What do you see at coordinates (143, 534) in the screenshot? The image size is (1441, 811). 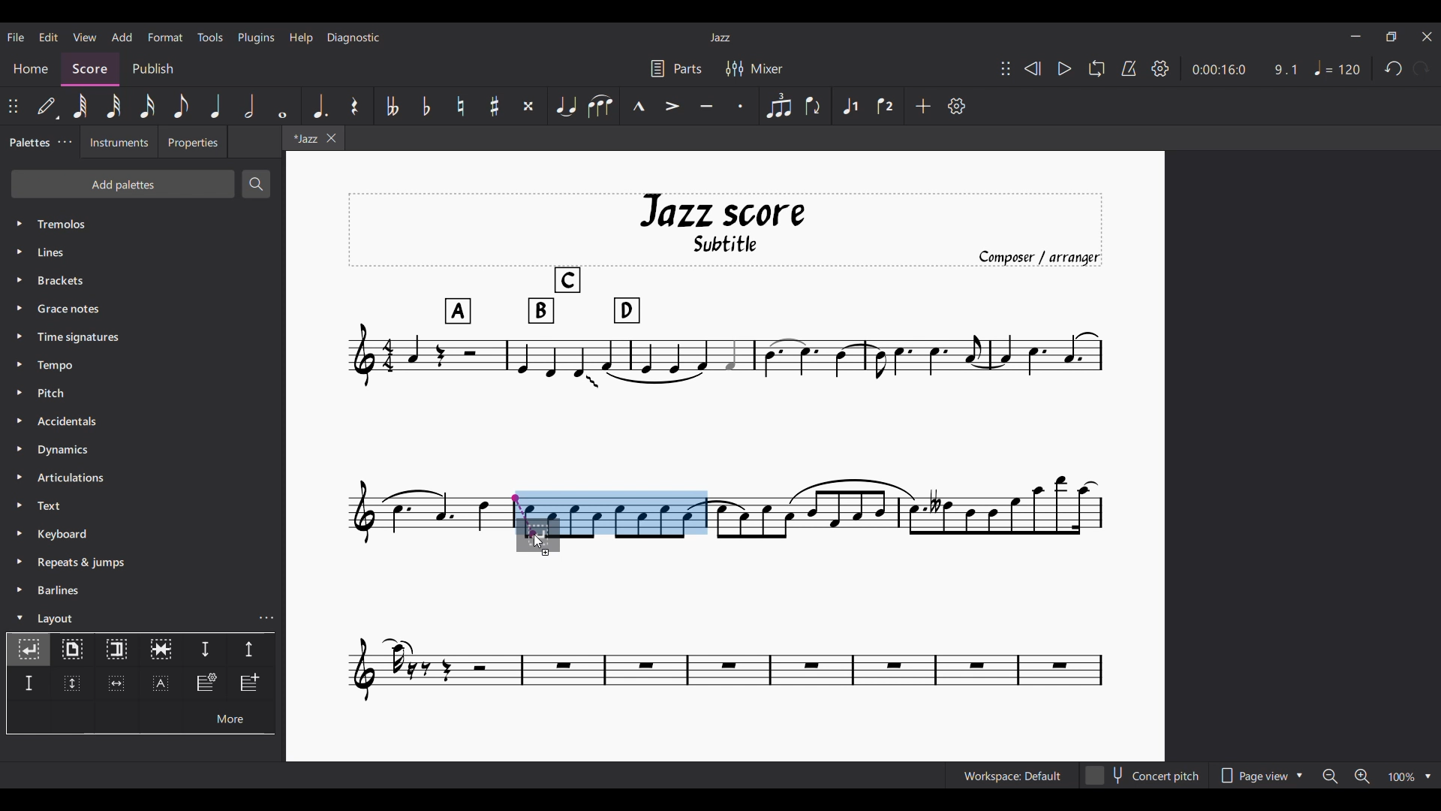 I see `Keyboard` at bounding box center [143, 534].